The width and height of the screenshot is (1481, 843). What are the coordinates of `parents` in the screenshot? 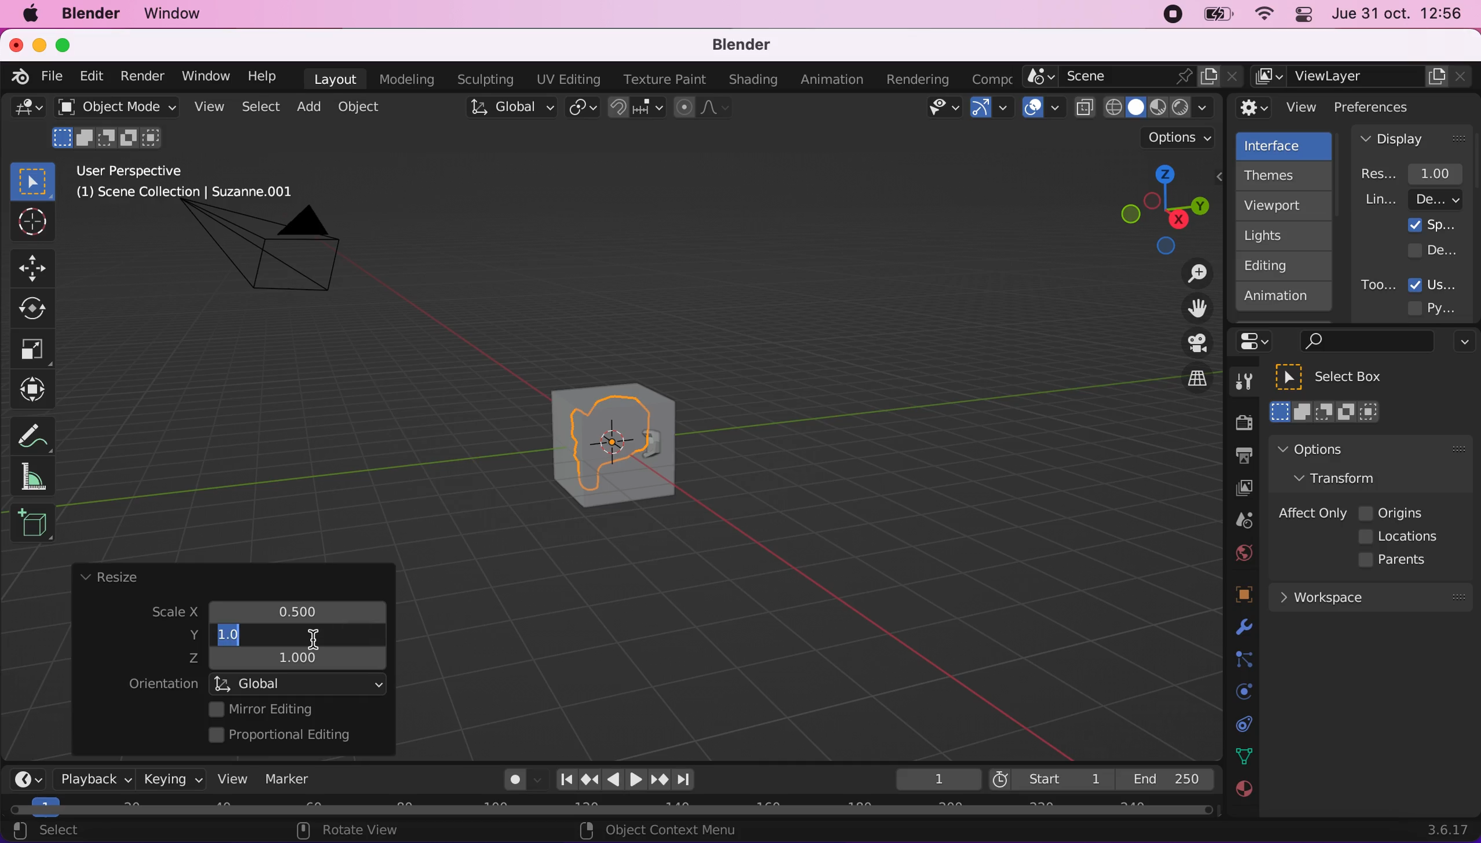 It's located at (1398, 560).